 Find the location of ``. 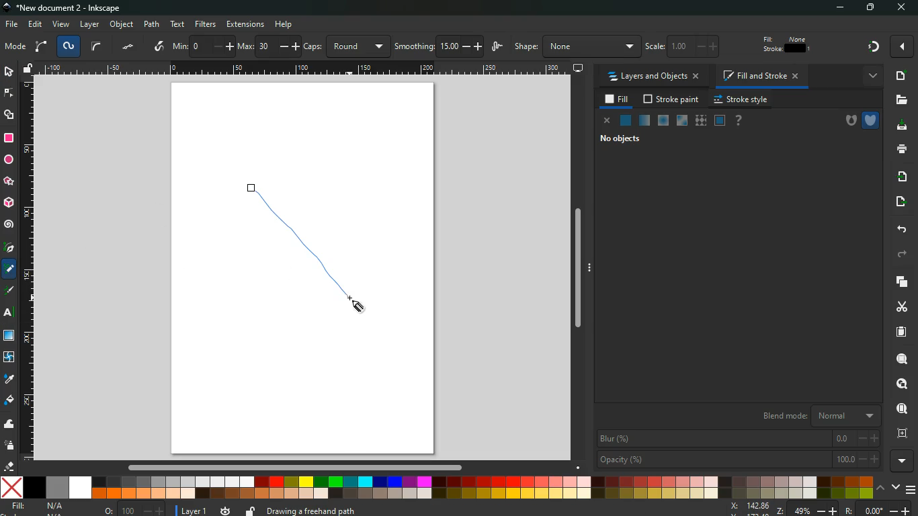

 is located at coordinates (899, 48).